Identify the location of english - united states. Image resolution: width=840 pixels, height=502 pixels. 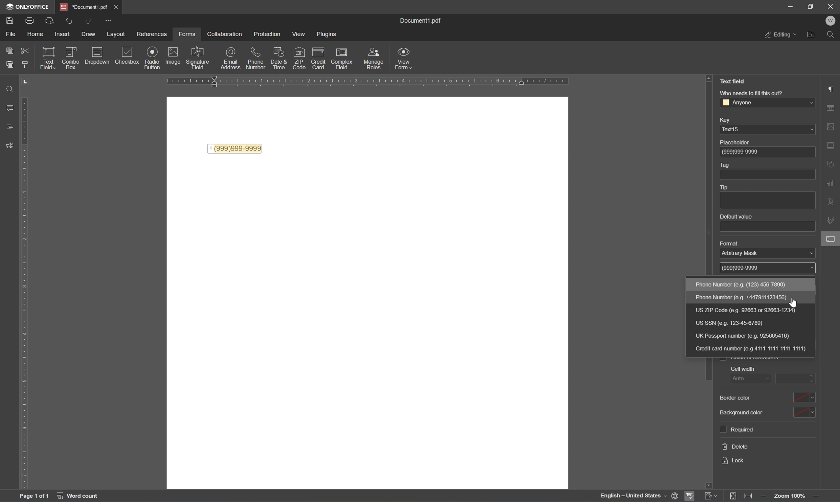
(632, 496).